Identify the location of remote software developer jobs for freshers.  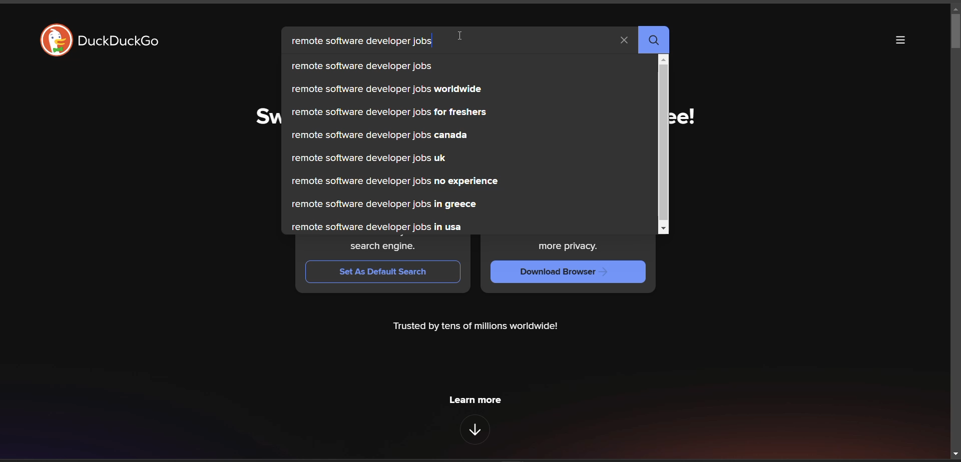
(389, 113).